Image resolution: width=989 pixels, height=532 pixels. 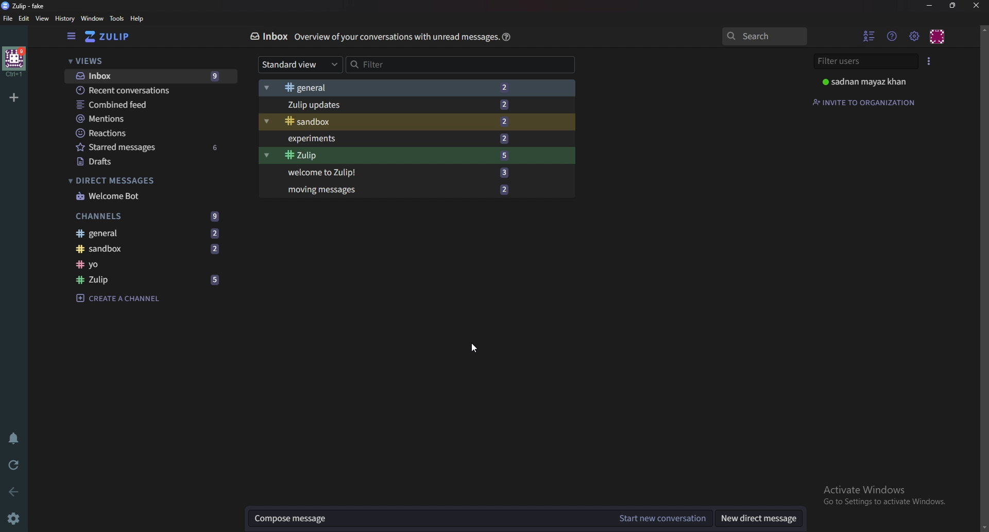 What do you see at coordinates (151, 233) in the screenshot?
I see `General` at bounding box center [151, 233].